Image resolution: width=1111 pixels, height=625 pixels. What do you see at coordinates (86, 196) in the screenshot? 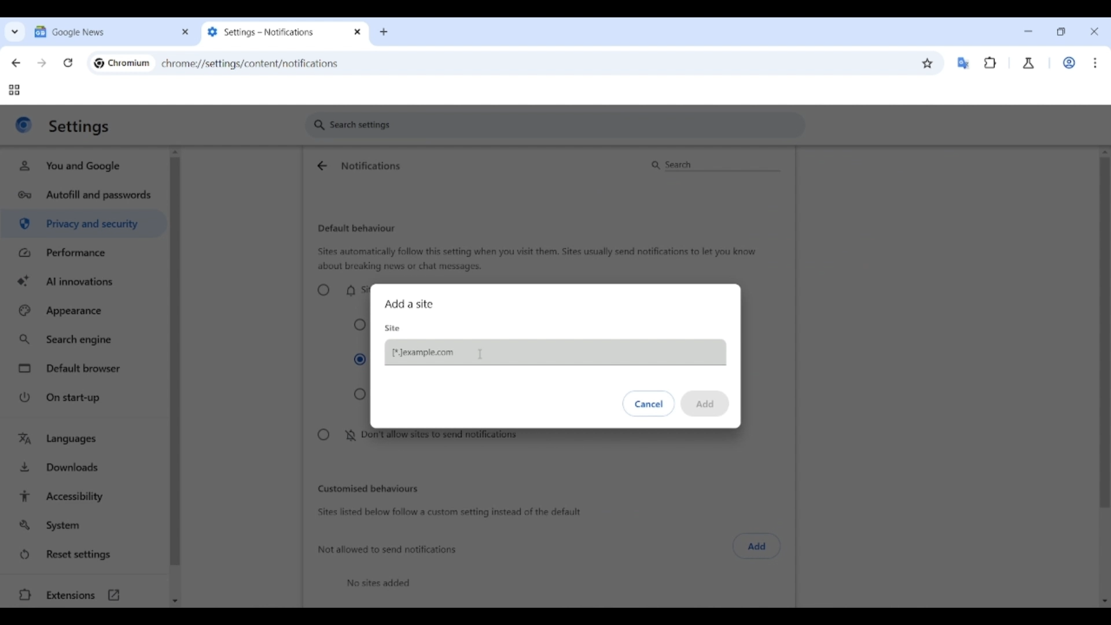
I see `Autofill and passwords` at bounding box center [86, 196].